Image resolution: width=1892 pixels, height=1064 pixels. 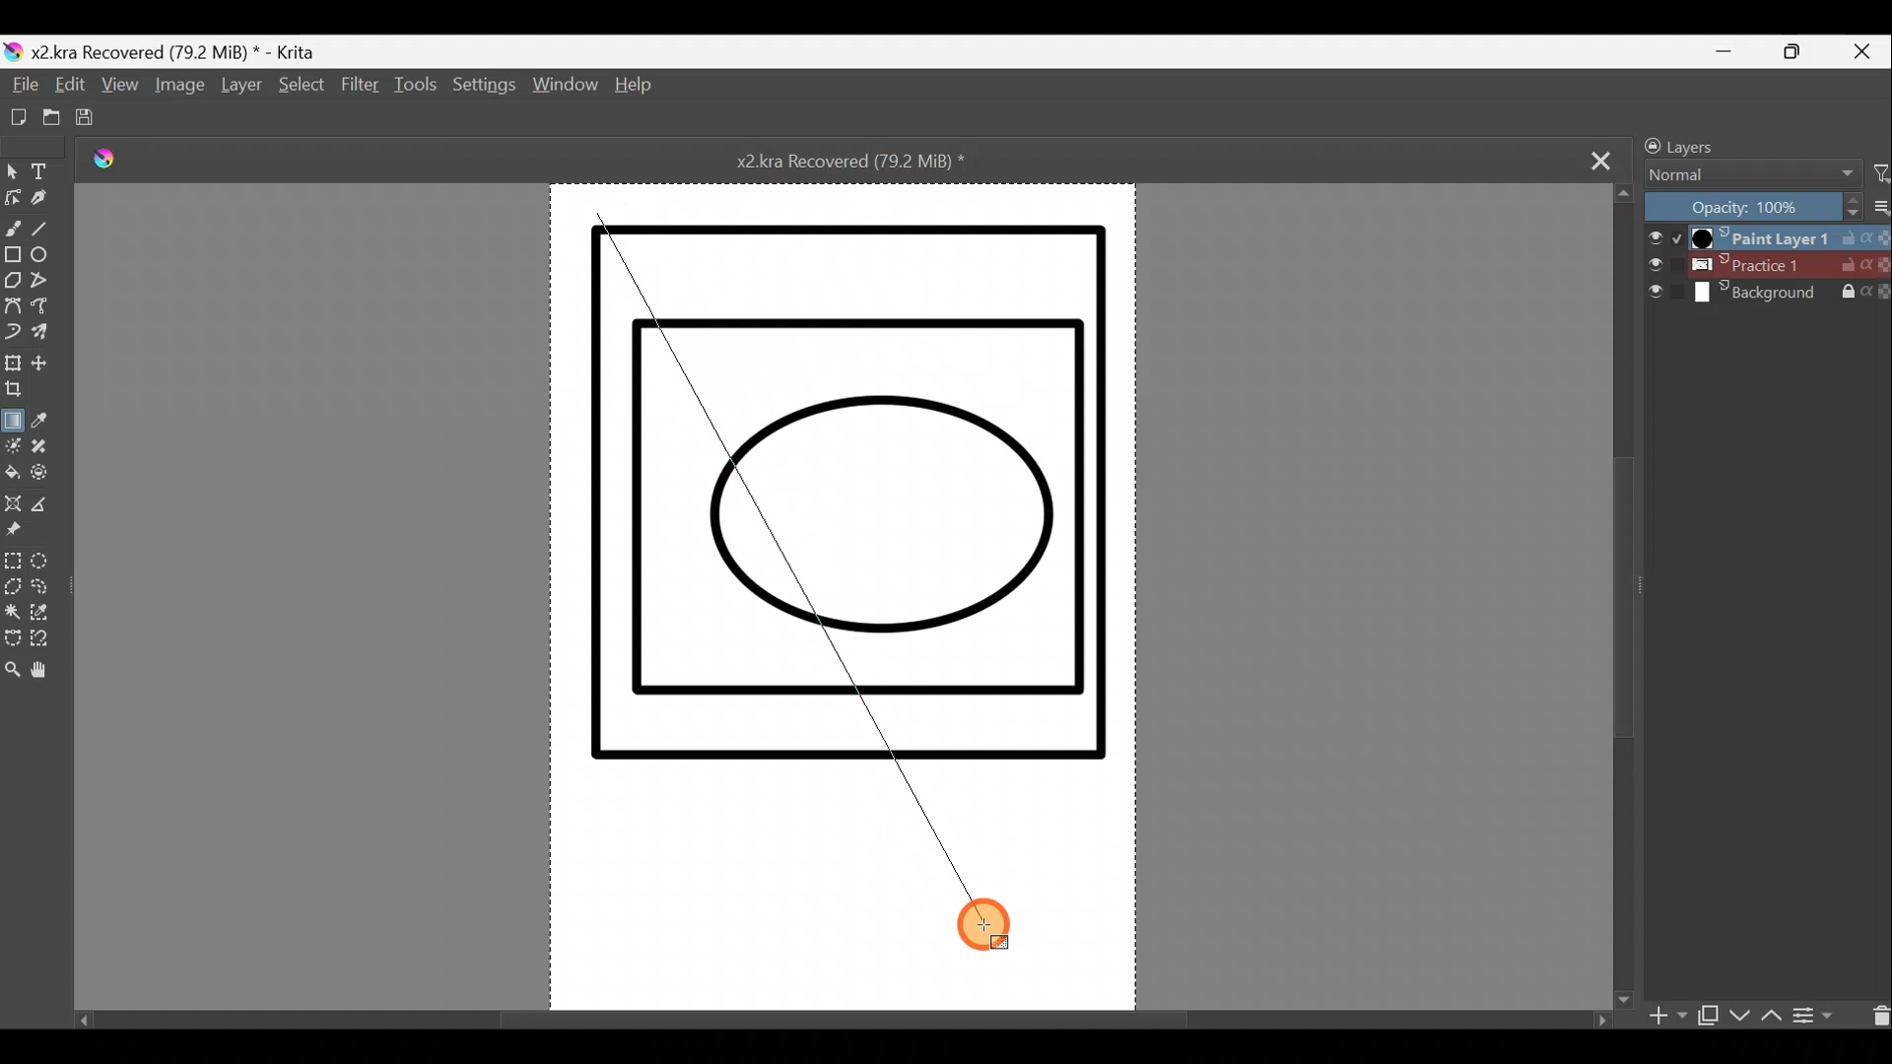 I want to click on Select, so click(x=299, y=86).